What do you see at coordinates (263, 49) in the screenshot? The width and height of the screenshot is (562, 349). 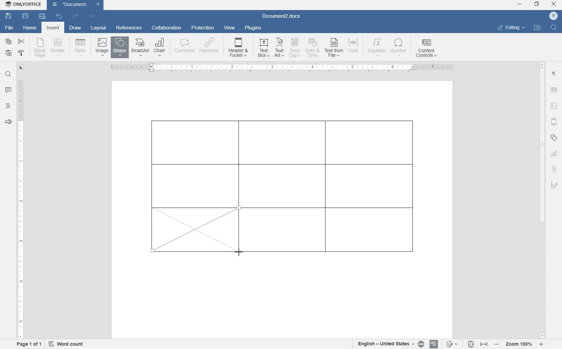 I see `TEXT BOX` at bounding box center [263, 49].